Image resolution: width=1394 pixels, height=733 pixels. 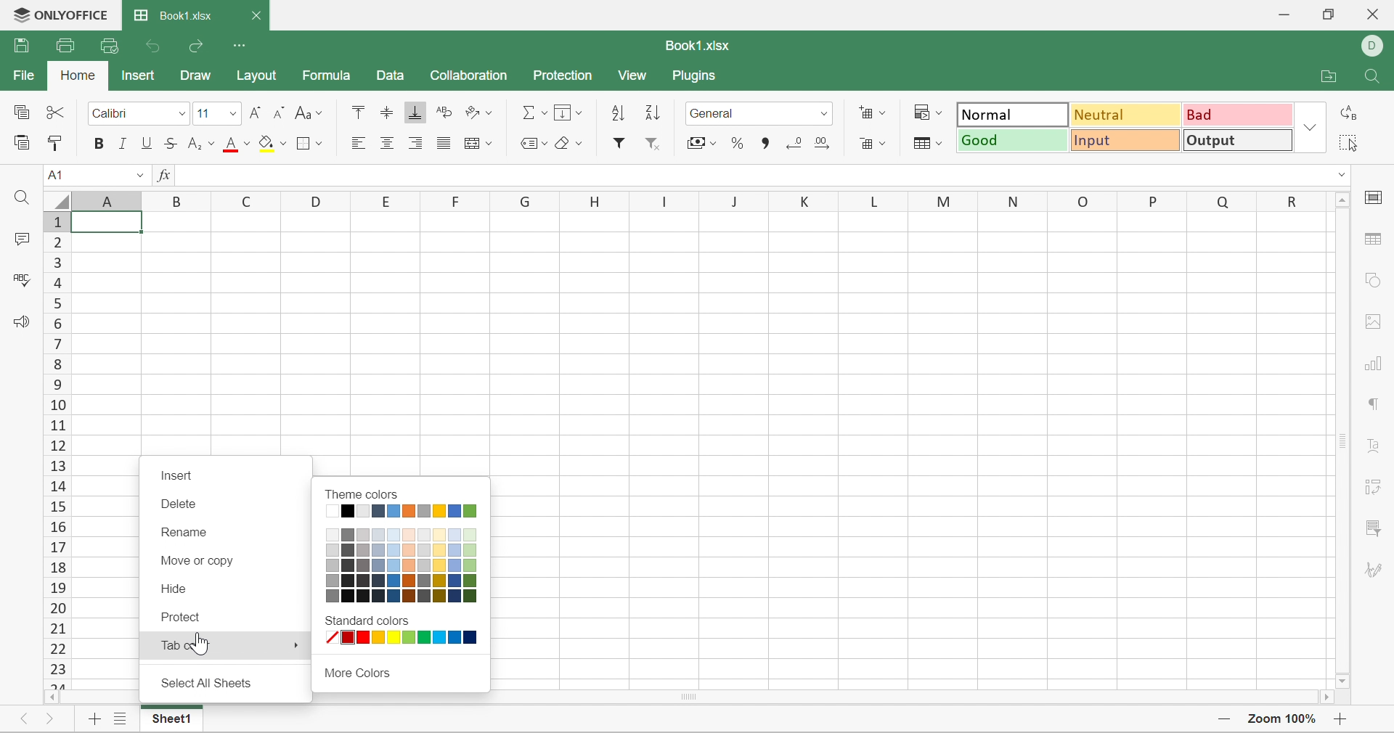 I want to click on Signature, so click(x=1371, y=570).